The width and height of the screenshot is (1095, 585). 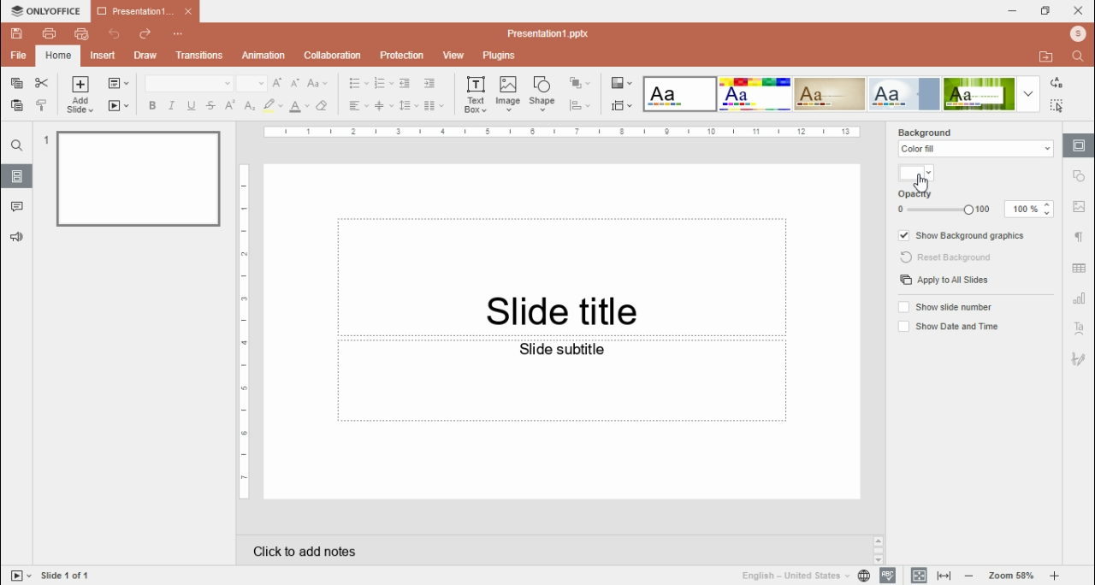 What do you see at coordinates (887, 576) in the screenshot?
I see `spell check` at bounding box center [887, 576].